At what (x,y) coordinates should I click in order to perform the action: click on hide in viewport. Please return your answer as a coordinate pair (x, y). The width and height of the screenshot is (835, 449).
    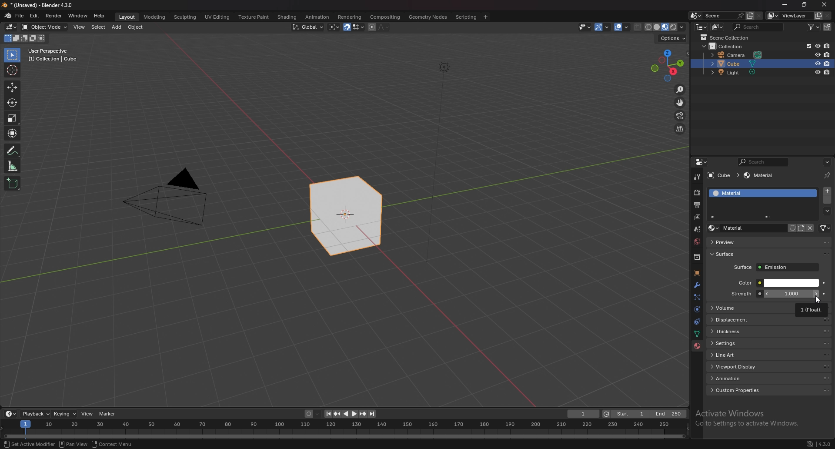
    Looking at the image, I should click on (818, 45).